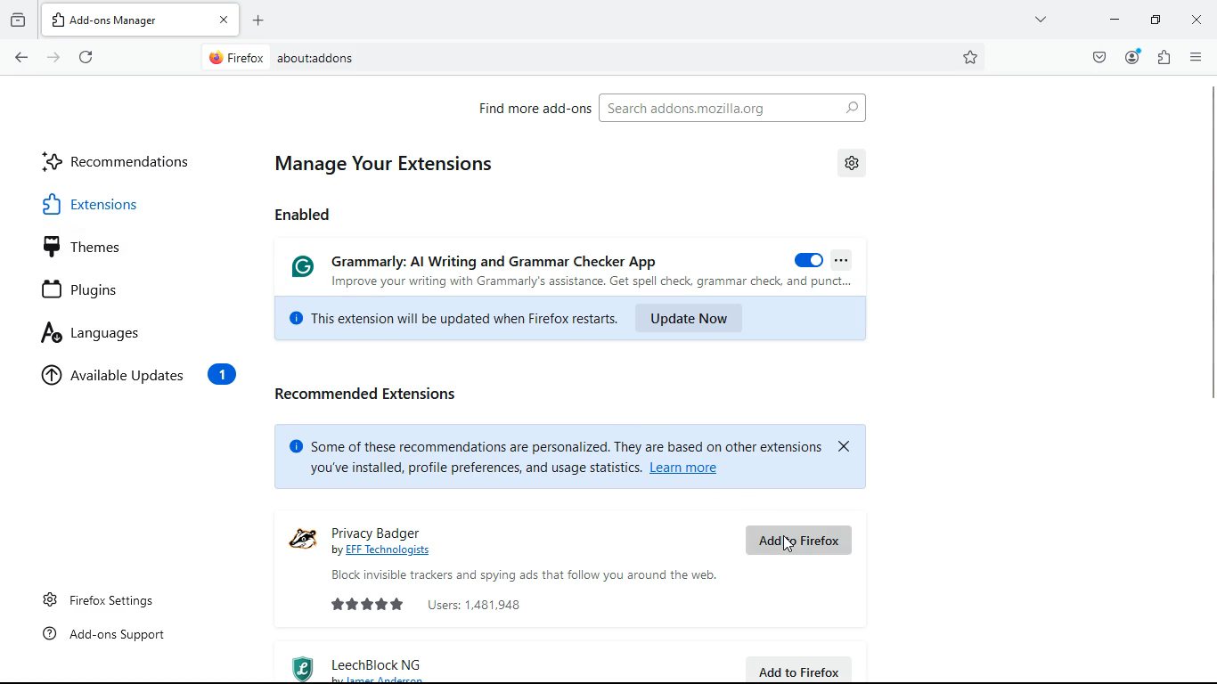  What do you see at coordinates (305, 667) in the screenshot?
I see `logo` at bounding box center [305, 667].